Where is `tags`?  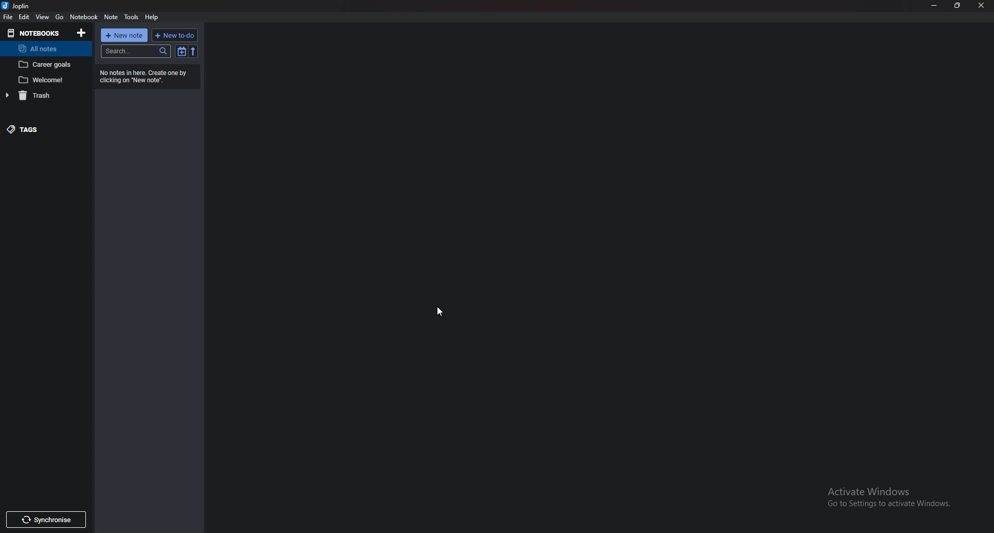 tags is located at coordinates (34, 129).